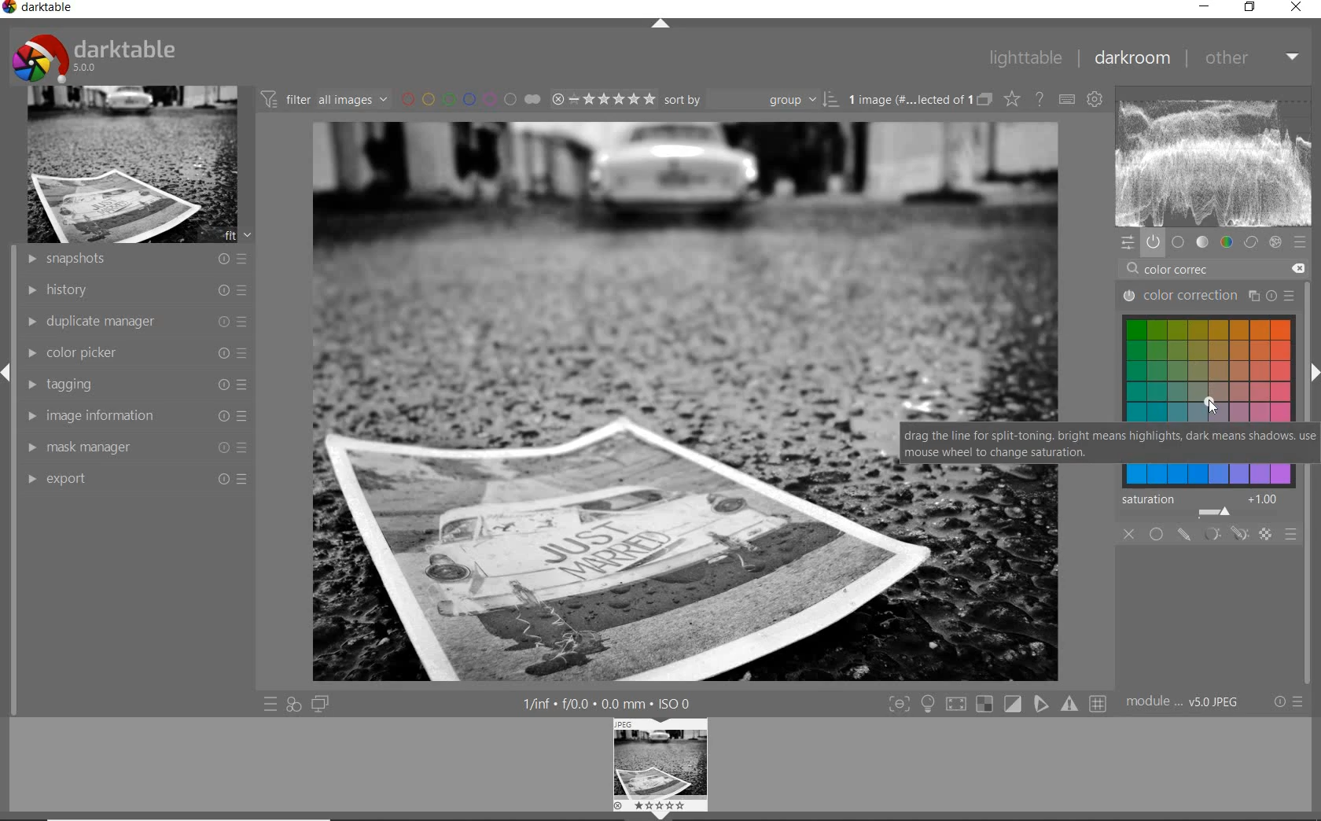 This screenshot has height=821, width=1321. I want to click on expand/collapse, so click(660, 26).